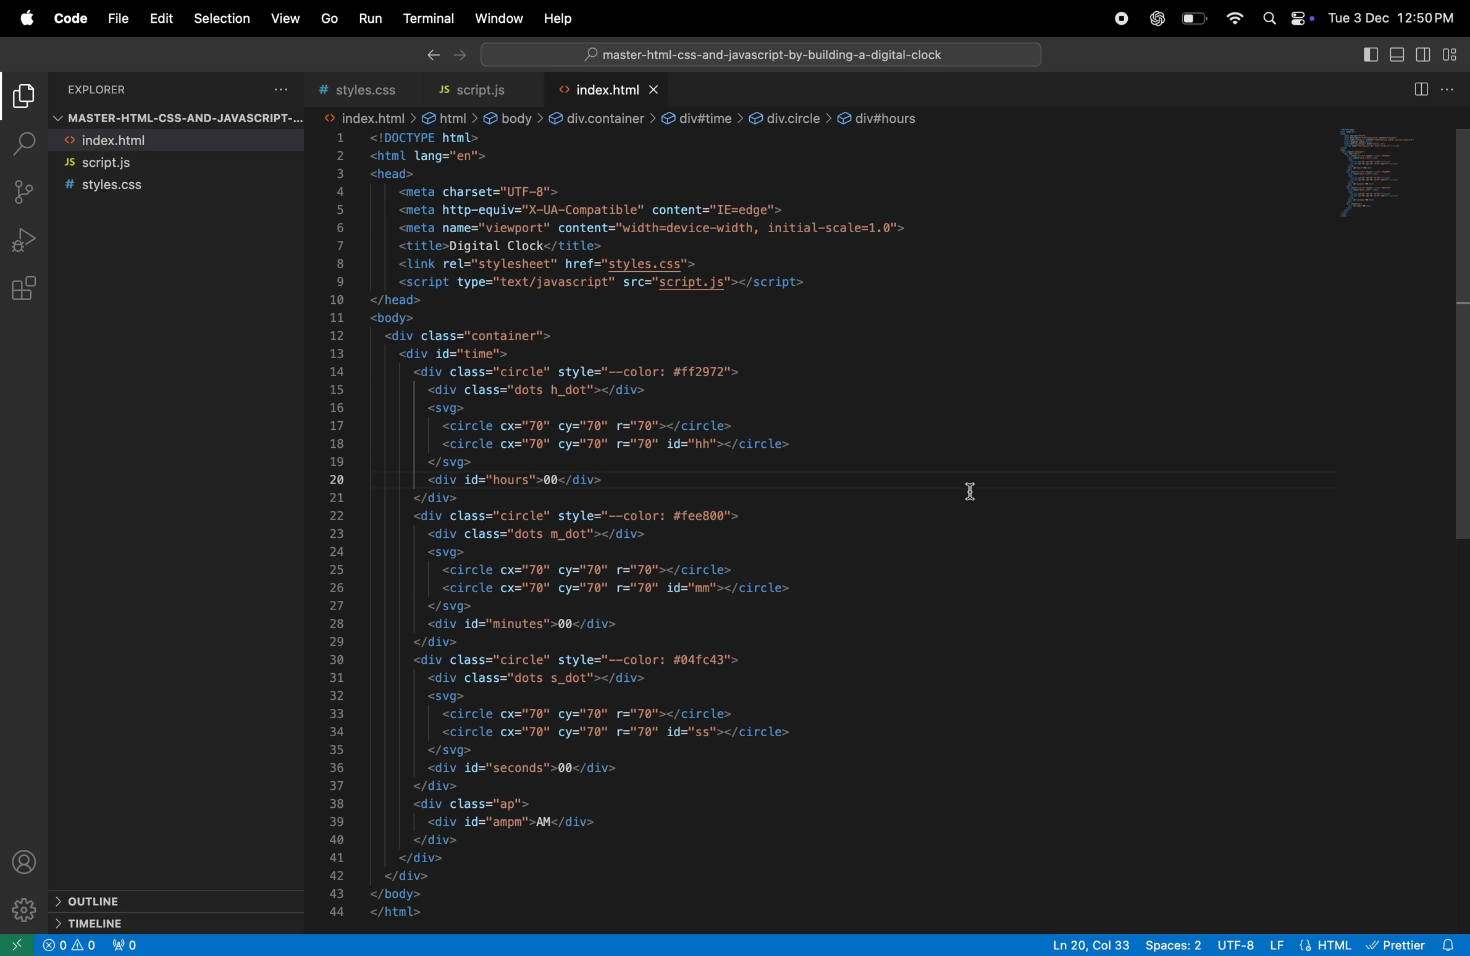 This screenshot has width=1470, height=956. I want to click on style.css, so click(178, 187).